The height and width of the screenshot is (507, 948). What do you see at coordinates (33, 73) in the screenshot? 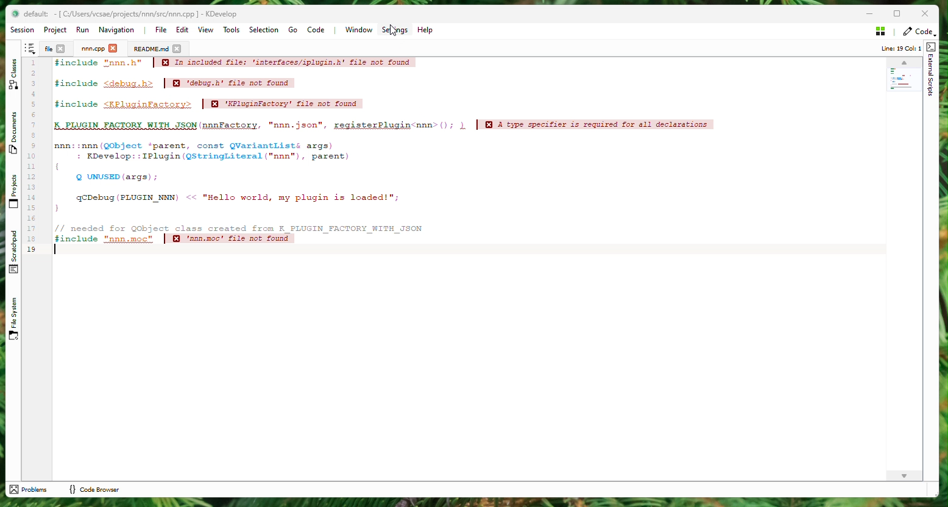
I see `2` at bounding box center [33, 73].